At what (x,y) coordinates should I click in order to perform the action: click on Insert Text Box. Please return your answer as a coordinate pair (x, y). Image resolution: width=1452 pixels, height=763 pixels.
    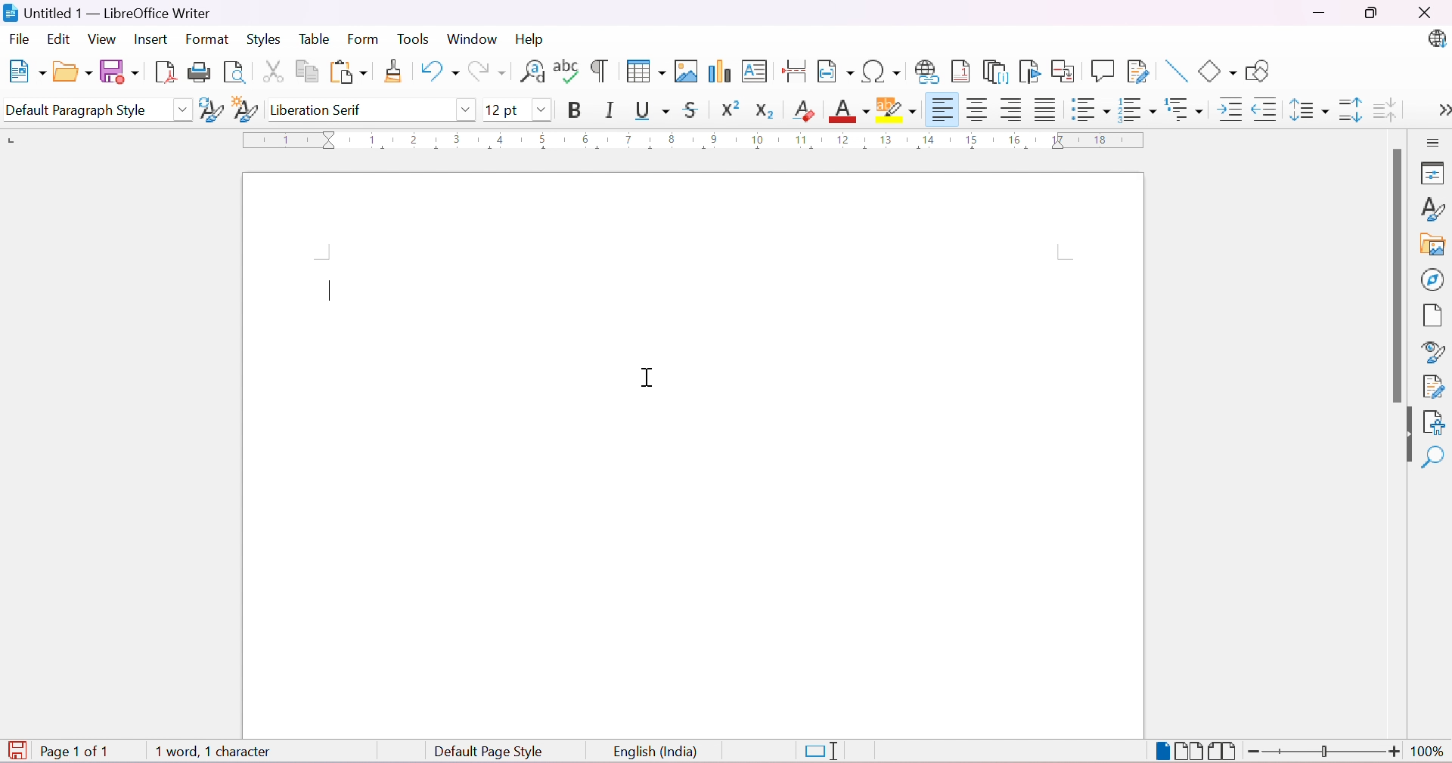
    Looking at the image, I should click on (754, 73).